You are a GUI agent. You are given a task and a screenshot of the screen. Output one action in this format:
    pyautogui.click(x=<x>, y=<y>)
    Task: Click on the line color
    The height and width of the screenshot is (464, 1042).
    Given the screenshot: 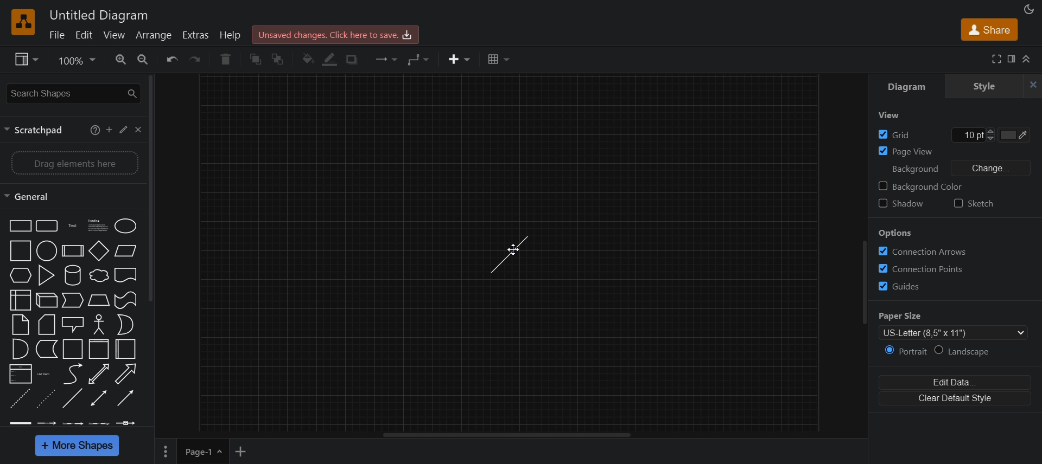 What is the action you would take?
    pyautogui.click(x=330, y=59)
    